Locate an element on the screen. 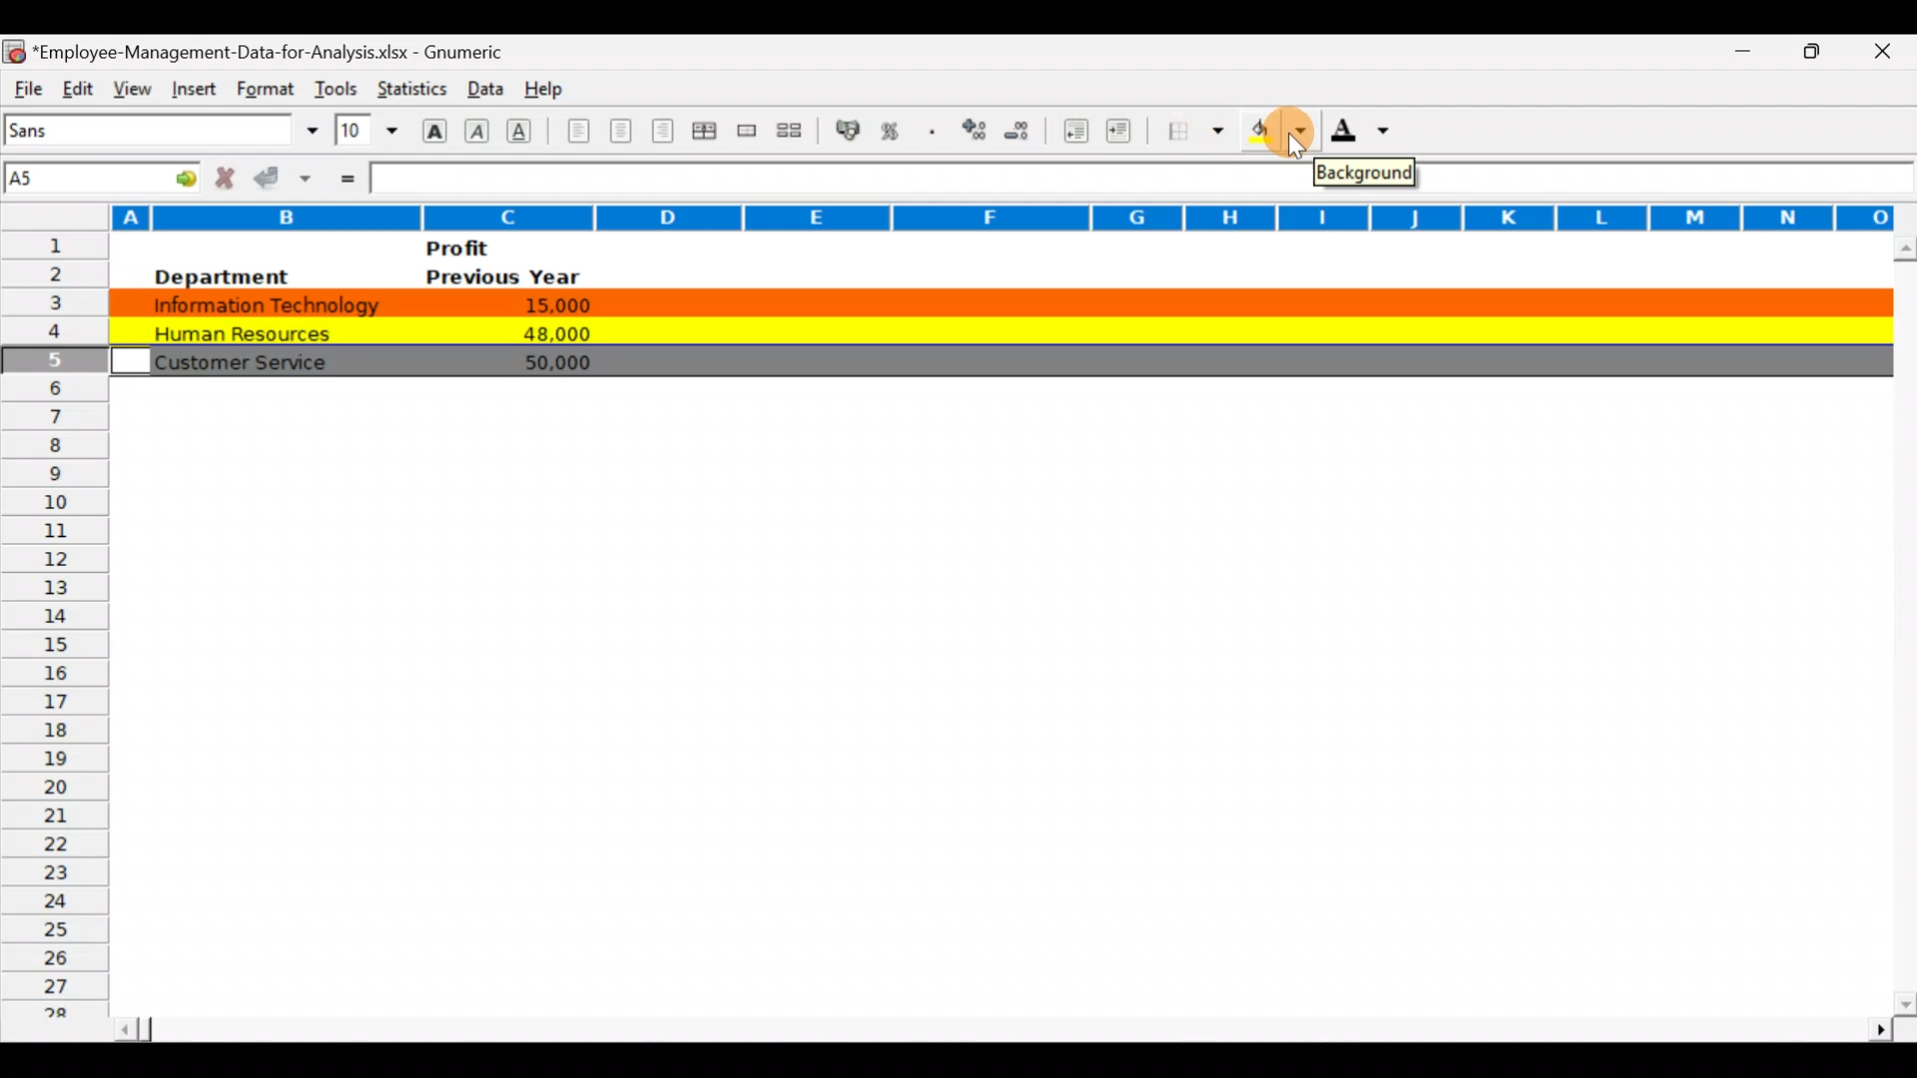 The height and width of the screenshot is (1078, 1917). Help is located at coordinates (545, 85).